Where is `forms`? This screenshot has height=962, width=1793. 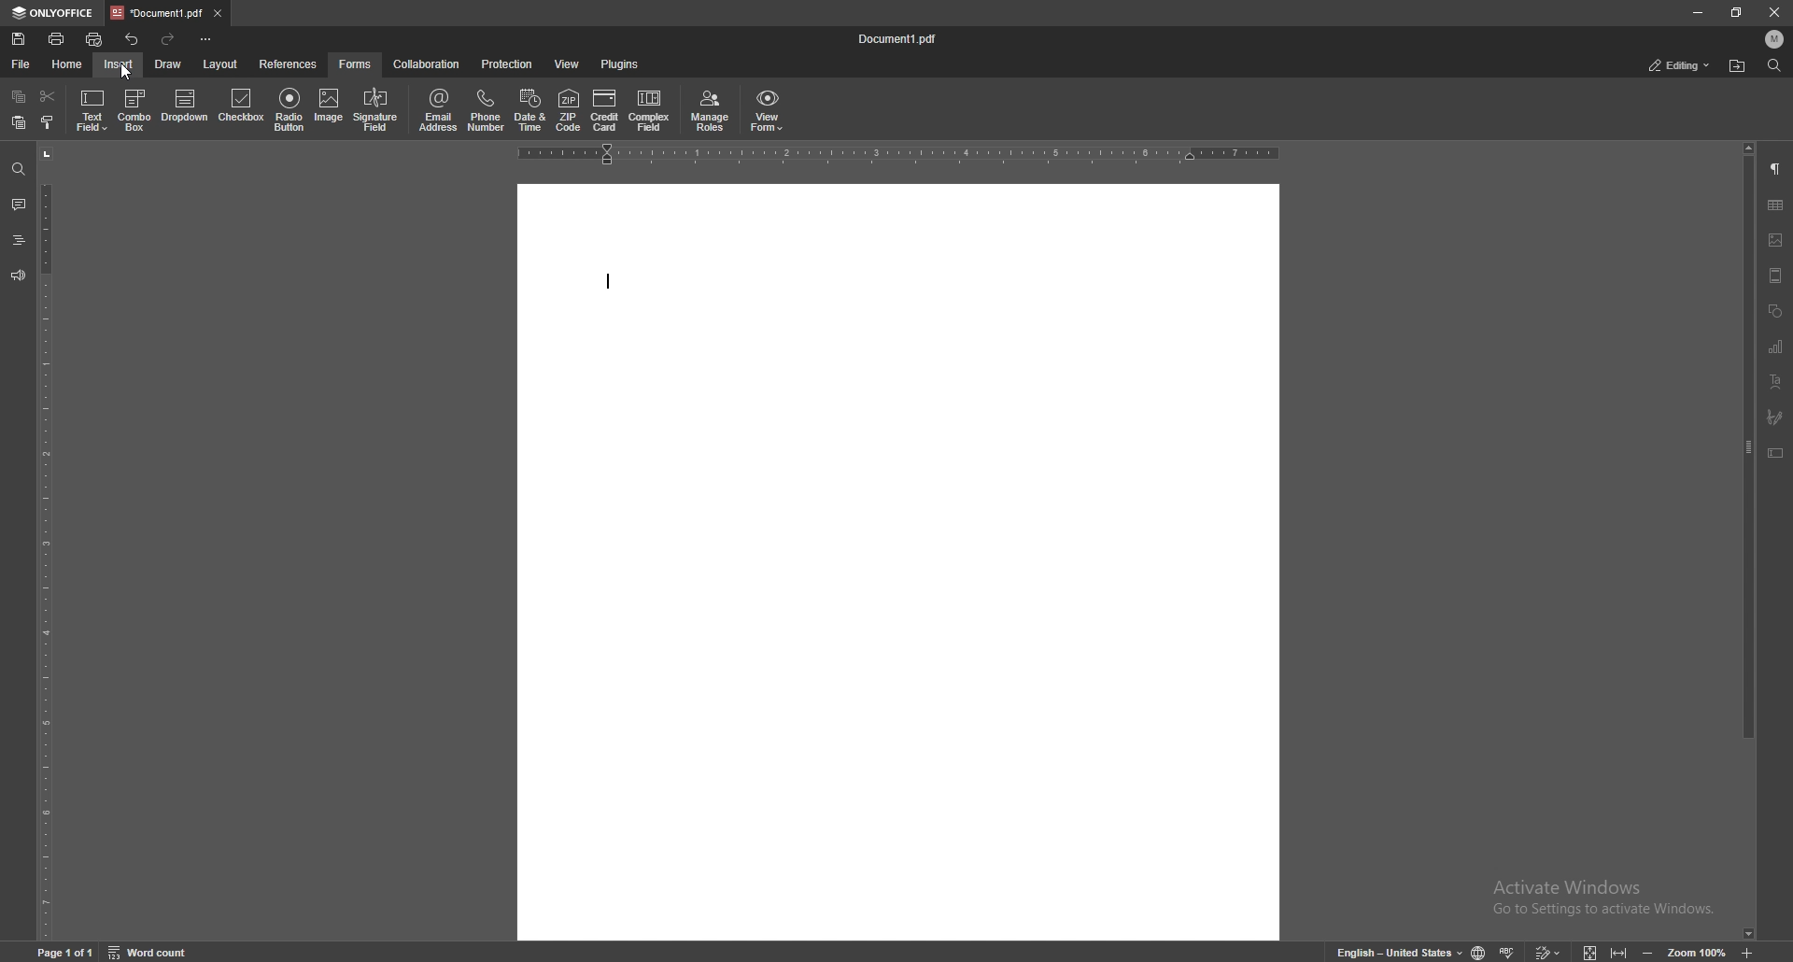
forms is located at coordinates (356, 64).